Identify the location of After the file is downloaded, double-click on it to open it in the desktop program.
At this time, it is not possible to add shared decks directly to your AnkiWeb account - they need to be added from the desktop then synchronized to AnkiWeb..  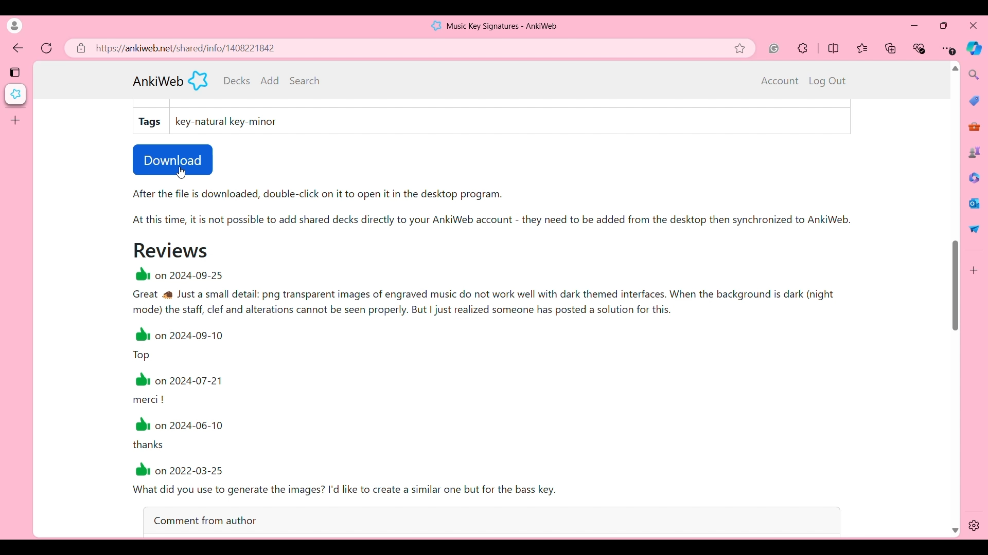
(502, 211).